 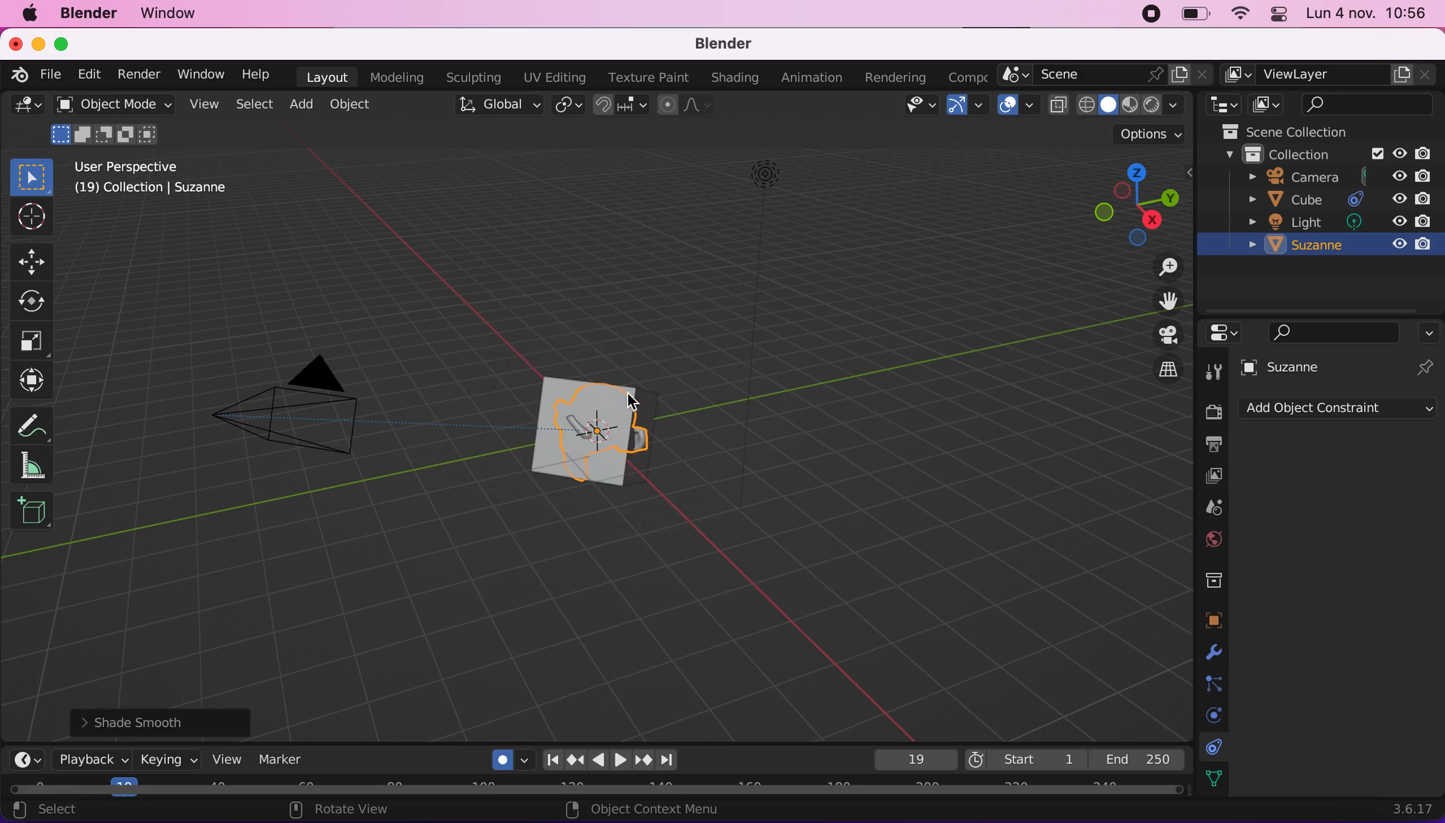 What do you see at coordinates (1338, 245) in the screenshot?
I see `suzanne` at bounding box center [1338, 245].